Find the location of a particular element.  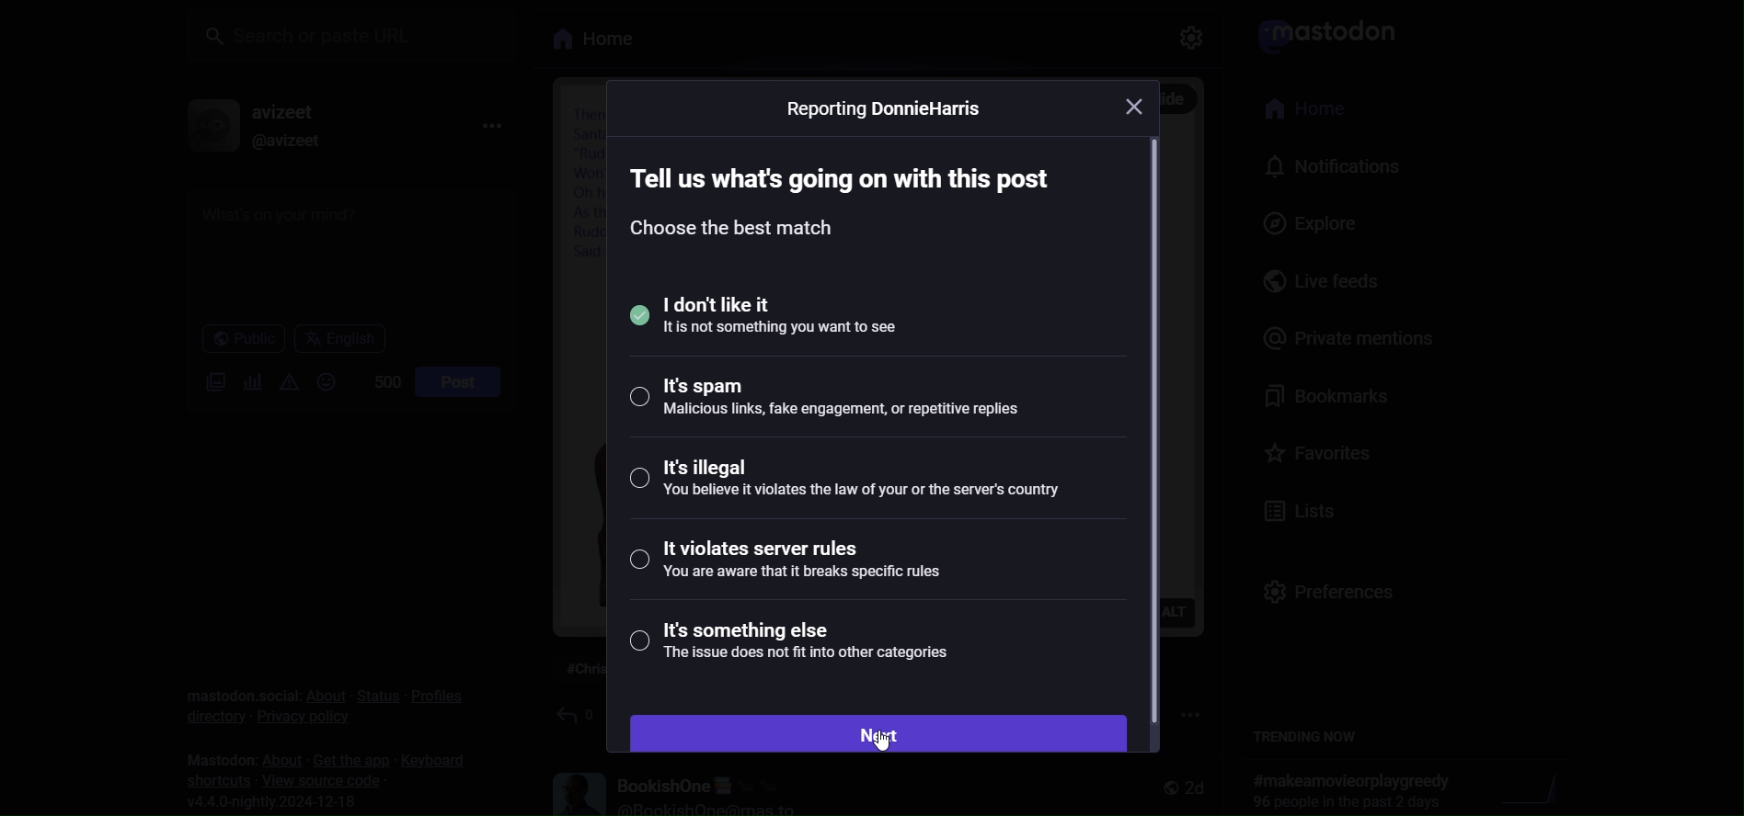

mastodon social is located at coordinates (236, 683).